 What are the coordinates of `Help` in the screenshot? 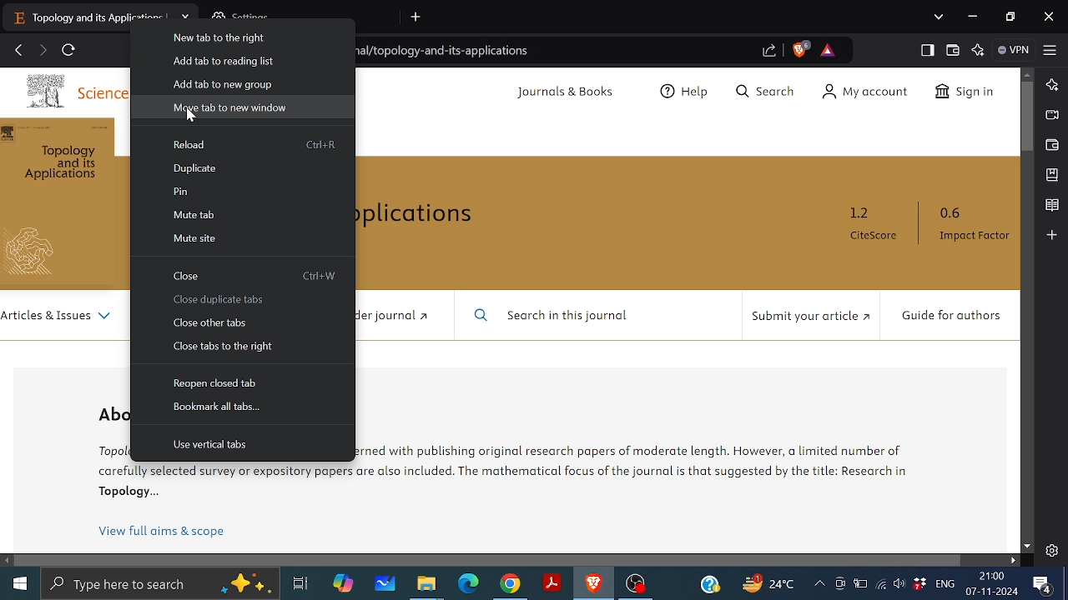 It's located at (712, 583).